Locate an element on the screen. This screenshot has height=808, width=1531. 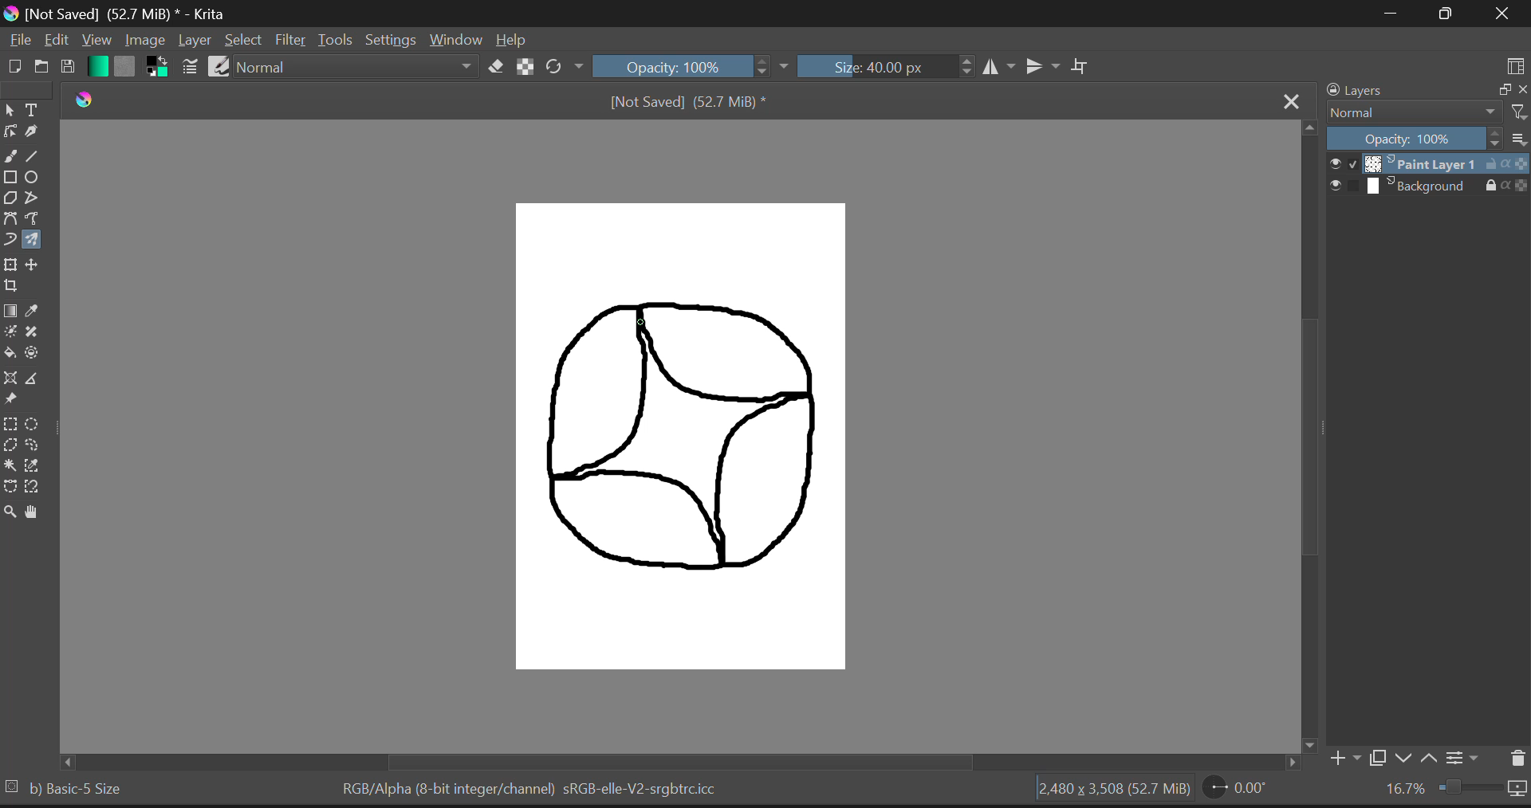
0.00 is located at coordinates (1238, 790).